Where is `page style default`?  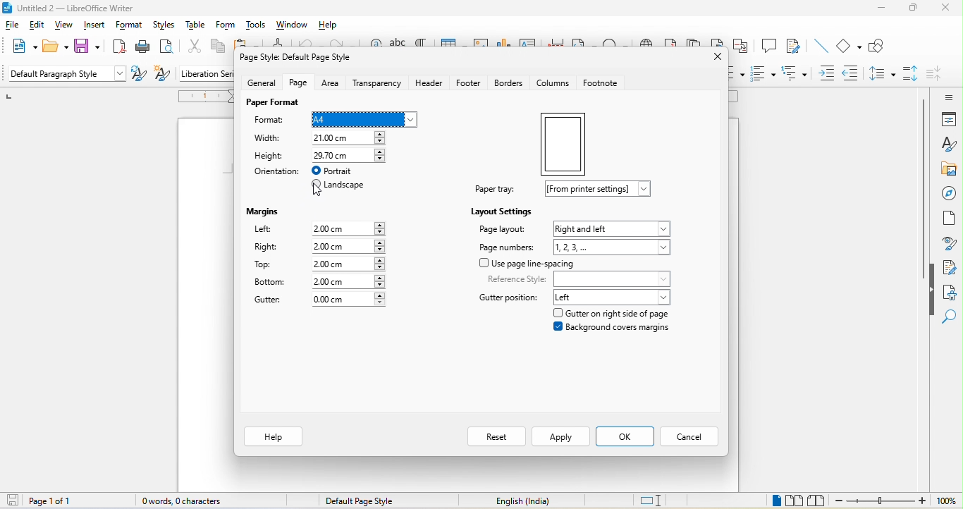
page style default is located at coordinates (300, 56).